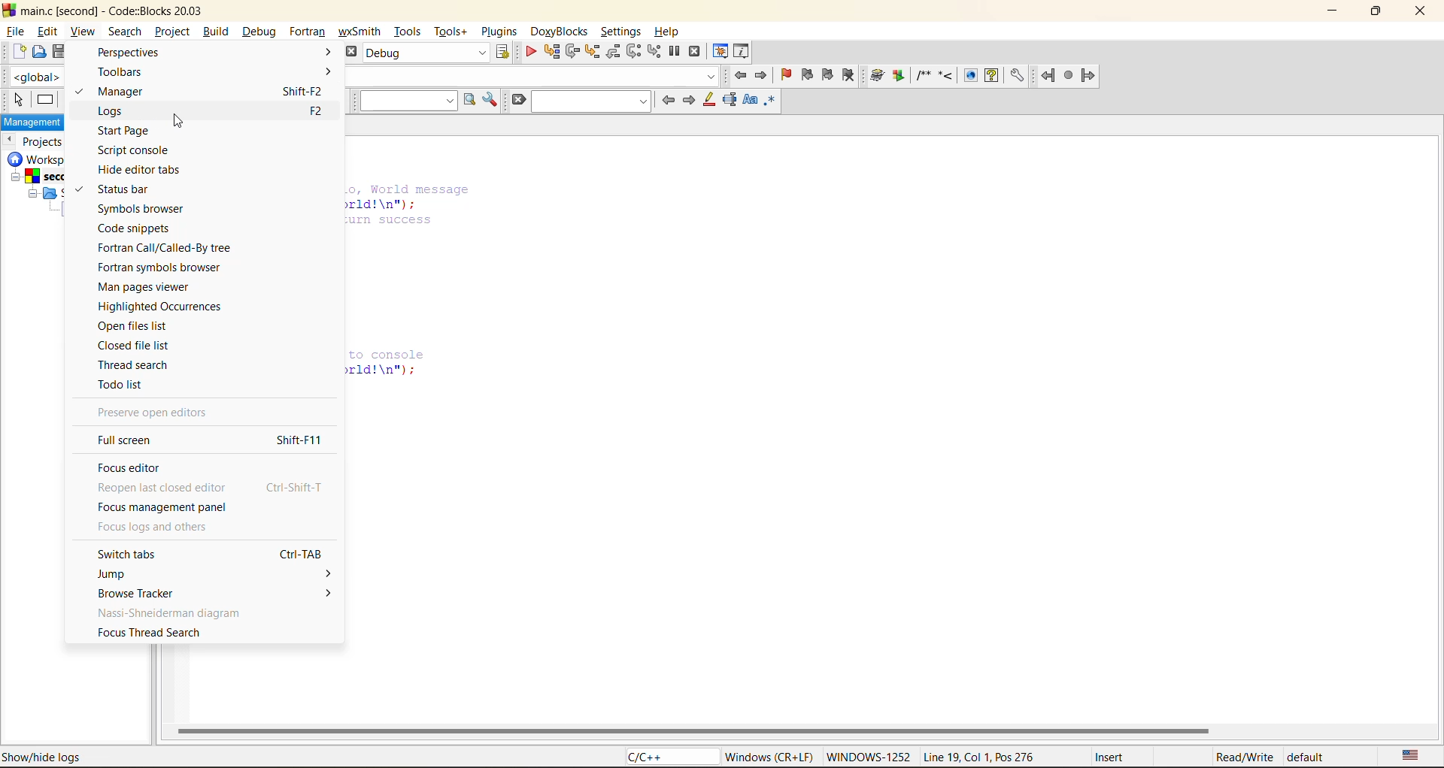  Describe the element at coordinates (947, 77) in the screenshot. I see `doxyblocks` at that location.